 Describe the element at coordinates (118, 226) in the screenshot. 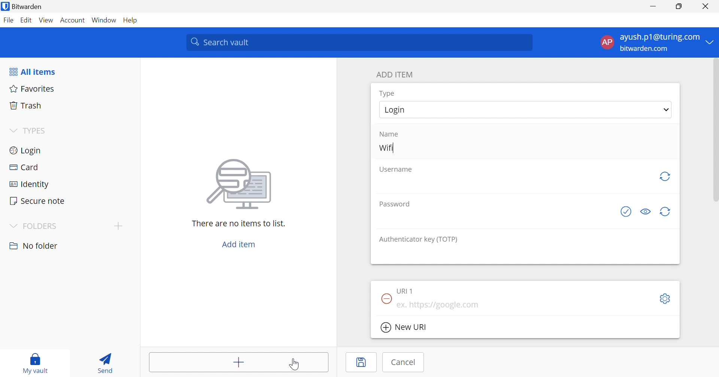

I see `Drop Down` at that location.